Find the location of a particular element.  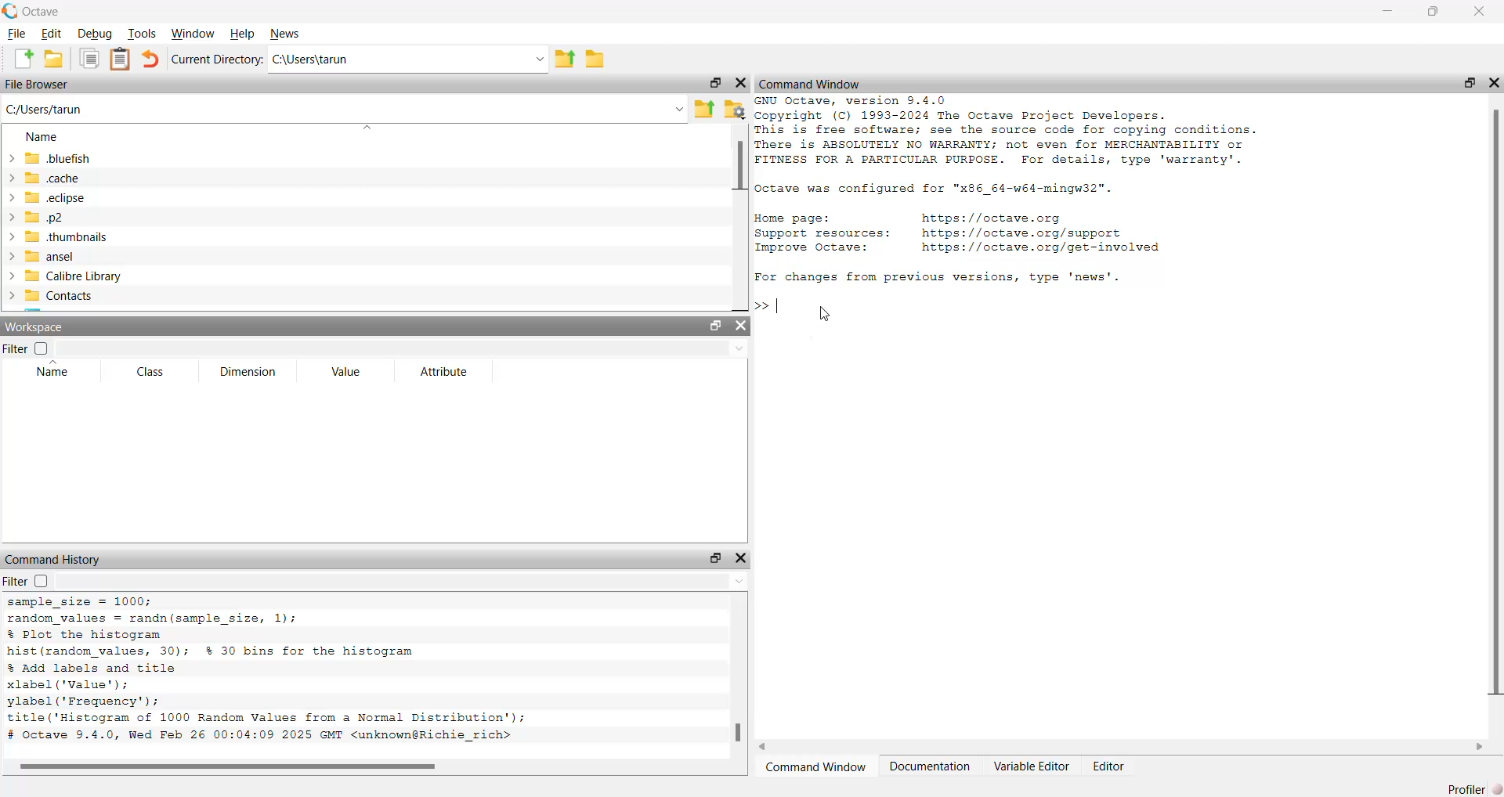

Variable Editor is located at coordinates (1032, 766).